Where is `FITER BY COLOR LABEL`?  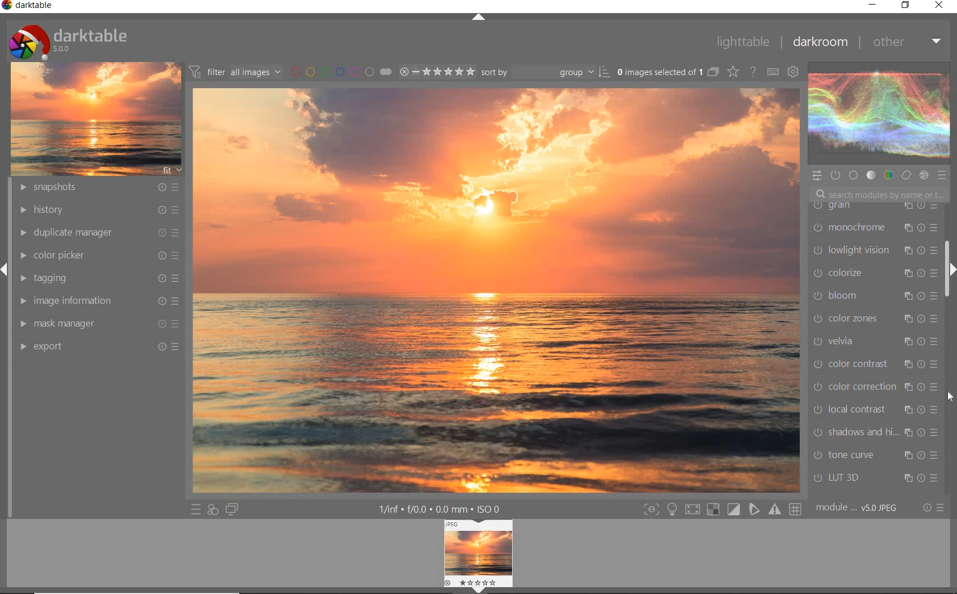 FITER BY COLOR LABEL is located at coordinates (340, 71).